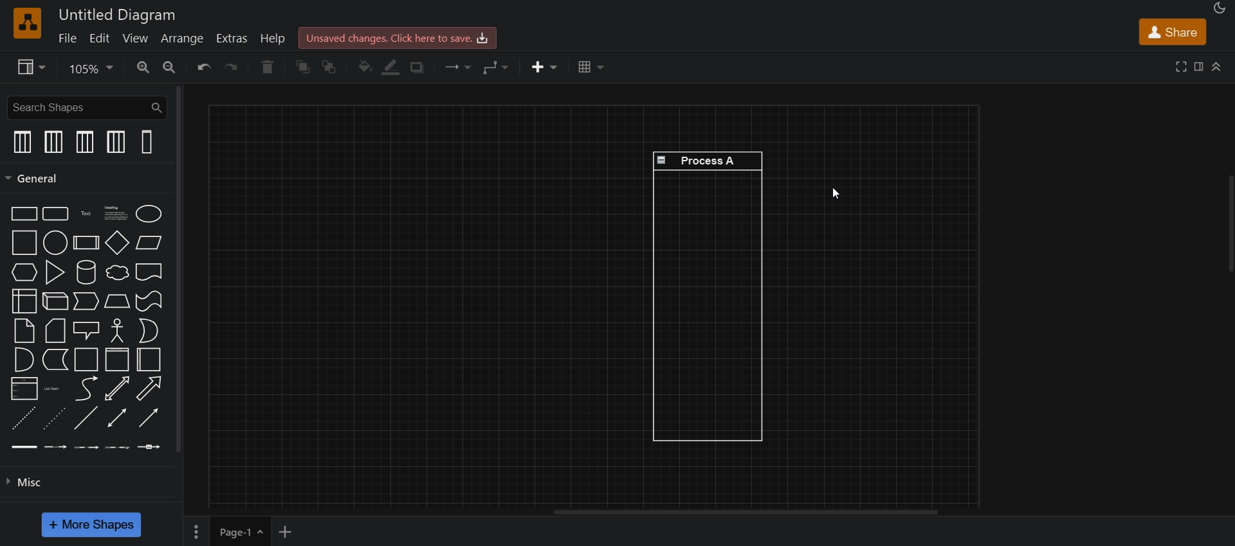  What do you see at coordinates (114, 15) in the screenshot?
I see `title` at bounding box center [114, 15].